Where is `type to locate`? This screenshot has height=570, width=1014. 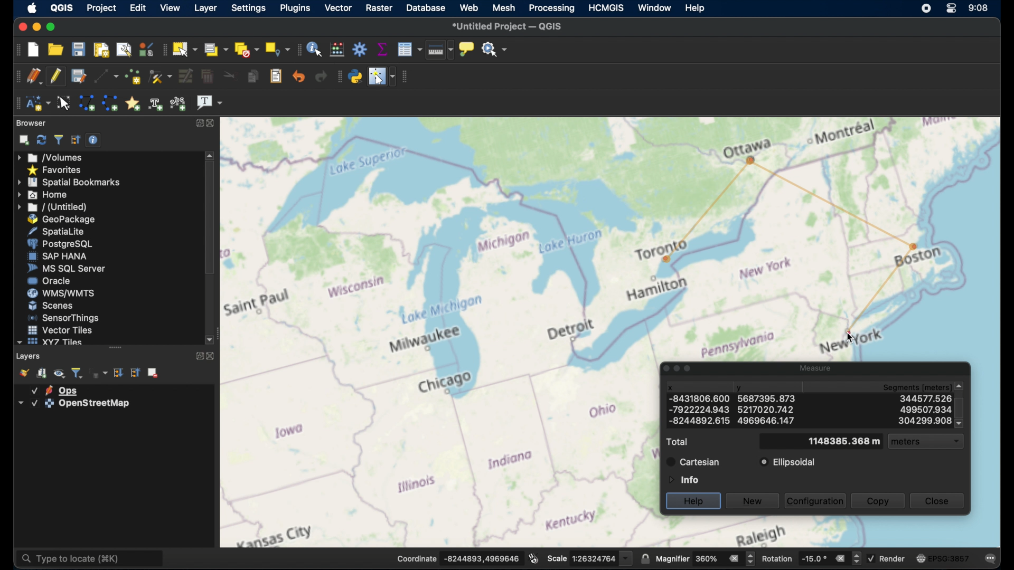
type to locate is located at coordinates (92, 557).